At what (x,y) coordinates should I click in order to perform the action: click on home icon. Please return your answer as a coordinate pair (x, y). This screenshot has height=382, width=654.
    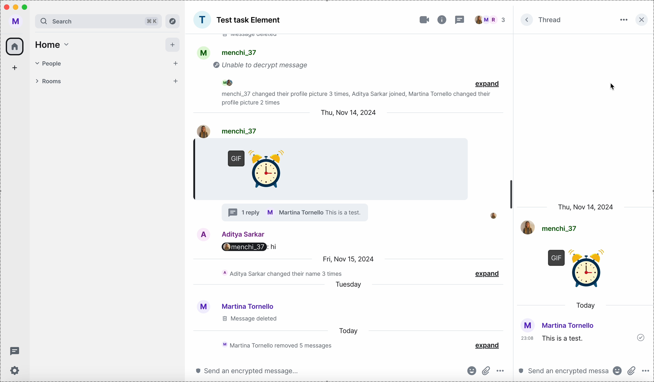
    Looking at the image, I should click on (15, 46).